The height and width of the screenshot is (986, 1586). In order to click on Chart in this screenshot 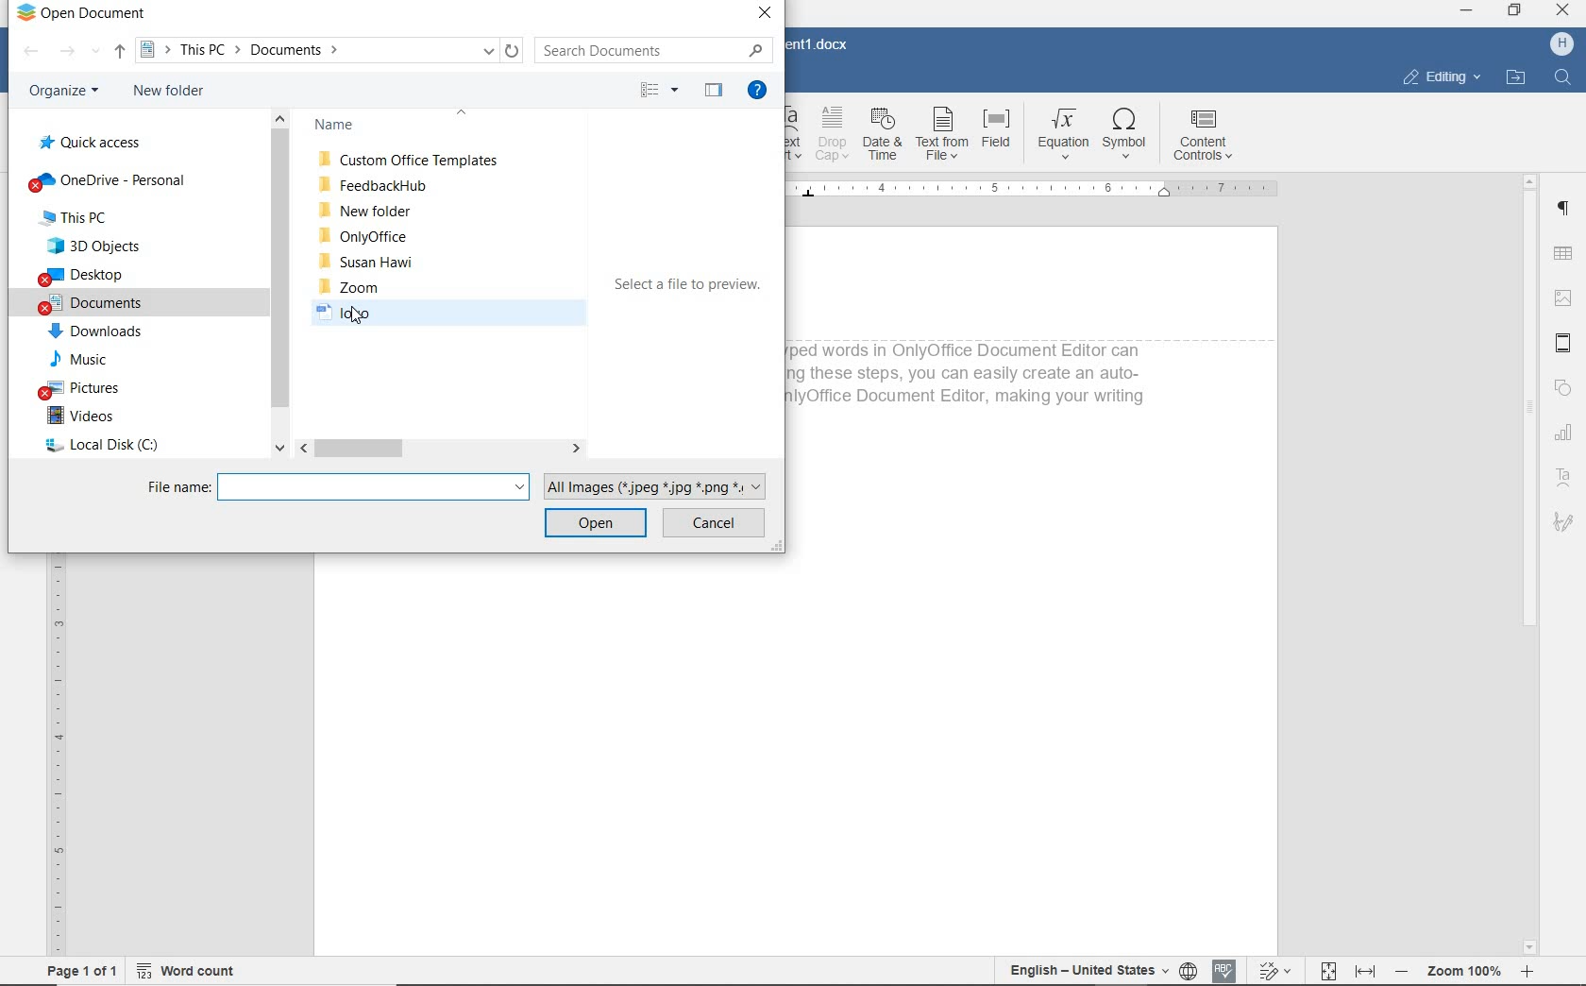, I will do `click(1566, 433)`.